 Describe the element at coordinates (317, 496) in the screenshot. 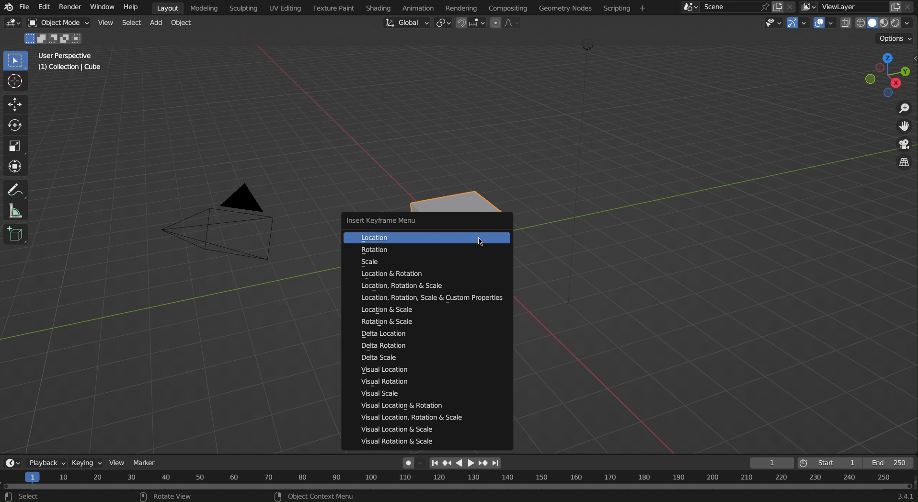

I see `object context menu` at that location.